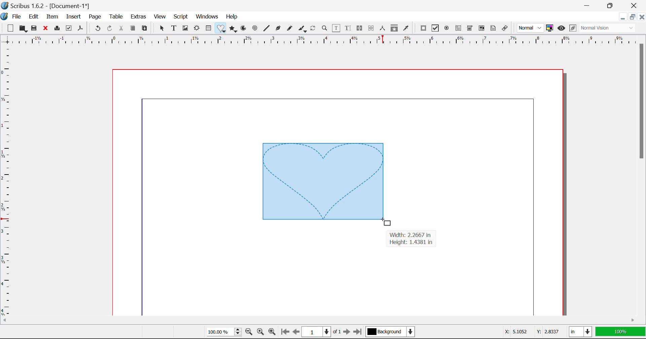  What do you see at coordinates (447, 29) in the screenshot?
I see `Pdf Radio Button` at bounding box center [447, 29].